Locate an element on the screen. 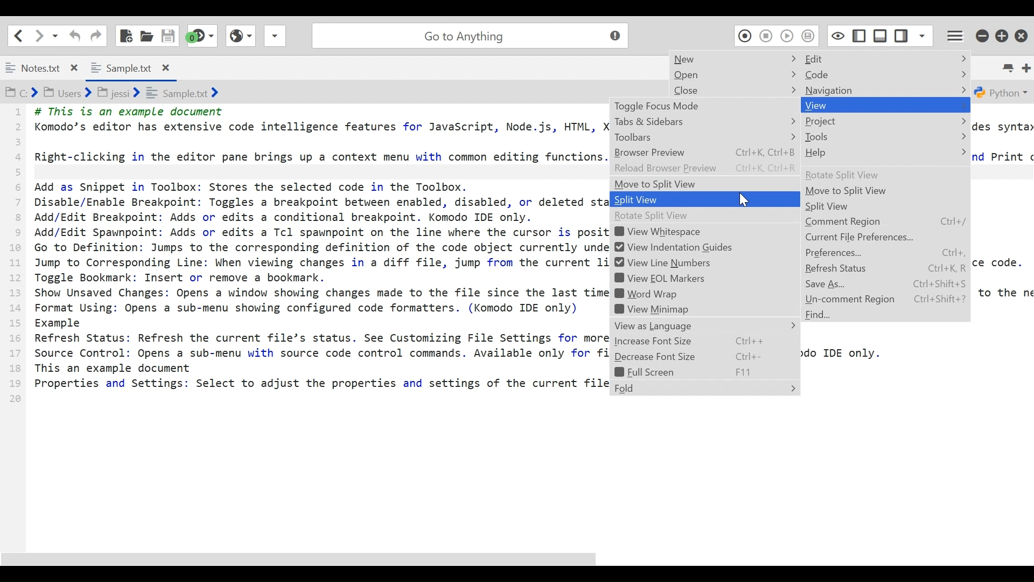 Image resolution: width=1034 pixels, height=582 pixels. Toolbars is located at coordinates (704, 136).